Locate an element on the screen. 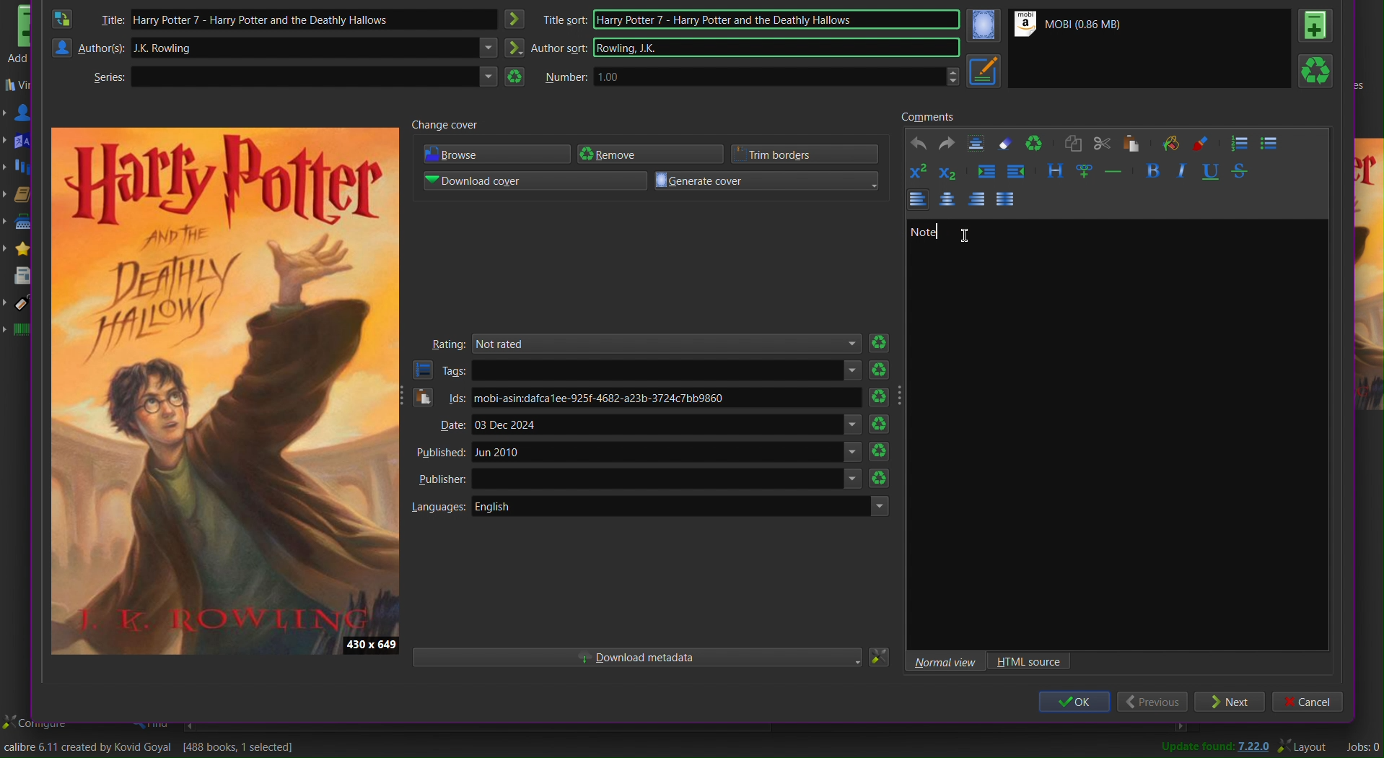 The height and width of the screenshot is (758, 1384). Trim borders is located at coordinates (807, 154).